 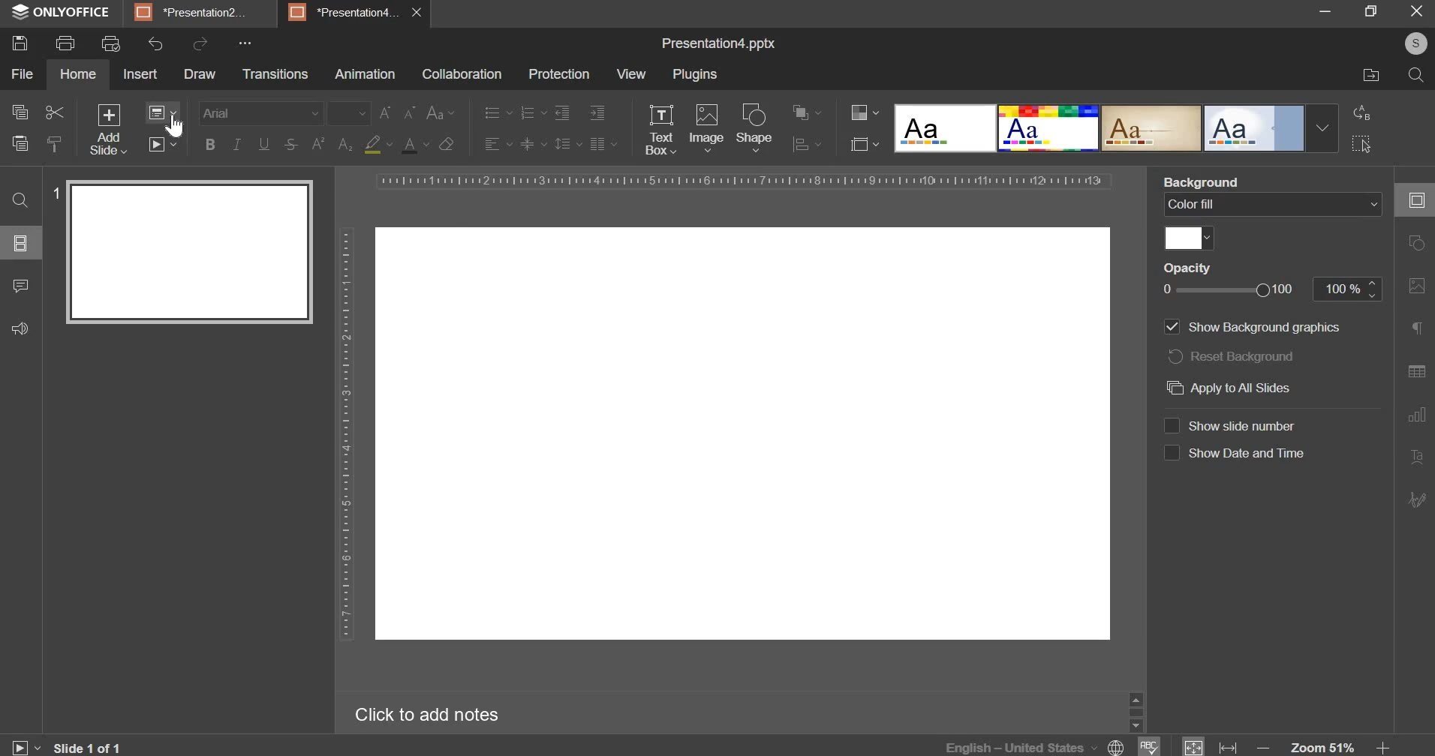 What do you see at coordinates (602, 142) in the screenshot?
I see `paragraph setting` at bounding box center [602, 142].